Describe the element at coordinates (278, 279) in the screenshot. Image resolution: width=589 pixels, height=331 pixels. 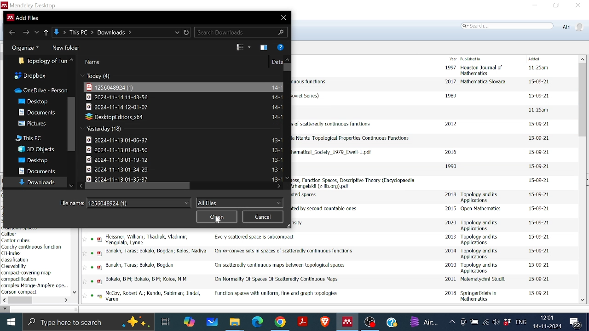
I see `Title` at that location.